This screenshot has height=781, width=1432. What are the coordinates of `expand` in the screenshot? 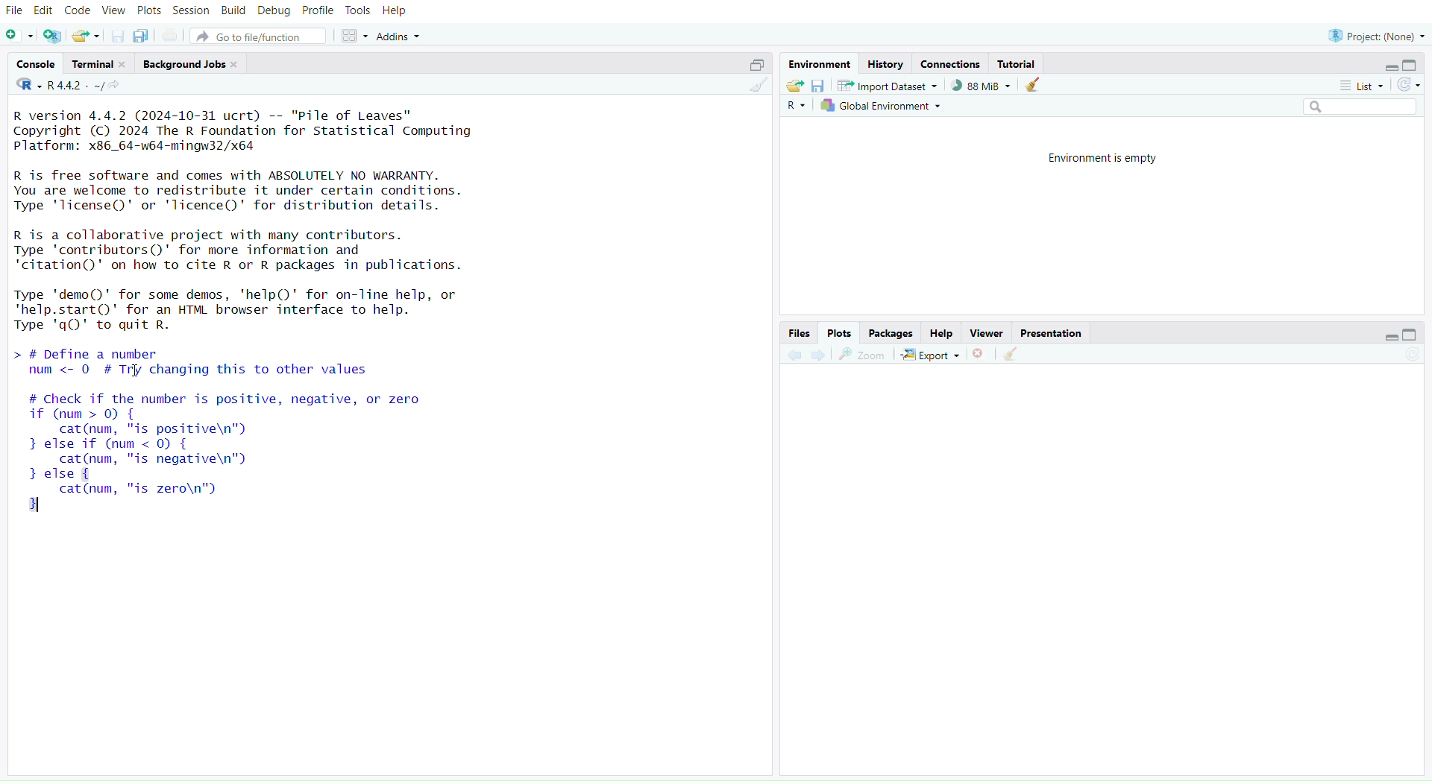 It's located at (1384, 338).